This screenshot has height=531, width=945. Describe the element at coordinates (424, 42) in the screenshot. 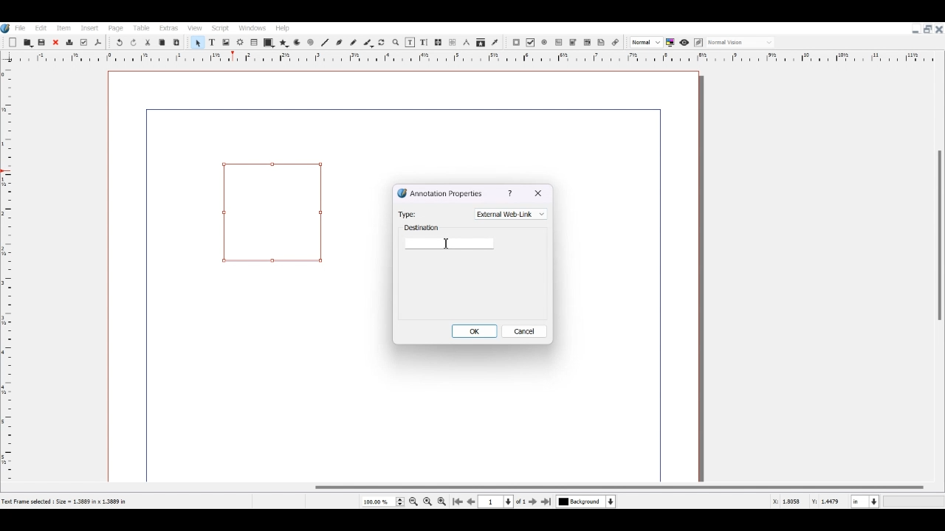

I see `Edit Text` at that location.